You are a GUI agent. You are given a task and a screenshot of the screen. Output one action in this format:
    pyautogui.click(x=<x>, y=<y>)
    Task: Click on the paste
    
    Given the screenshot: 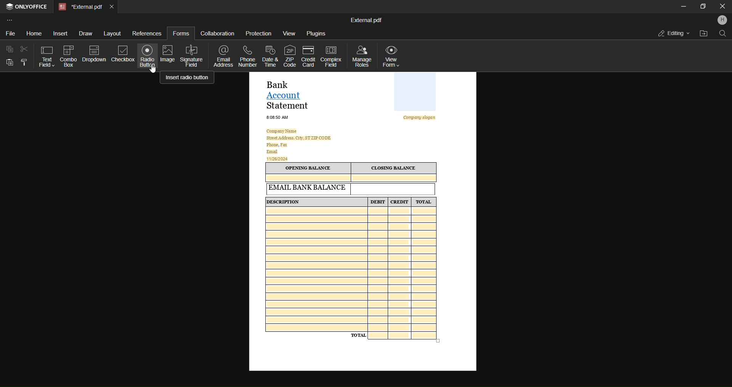 What is the action you would take?
    pyautogui.click(x=11, y=63)
    